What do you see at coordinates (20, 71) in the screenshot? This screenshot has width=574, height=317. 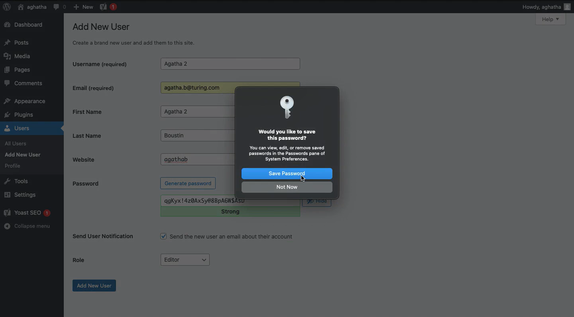 I see `Pages` at bounding box center [20, 71].